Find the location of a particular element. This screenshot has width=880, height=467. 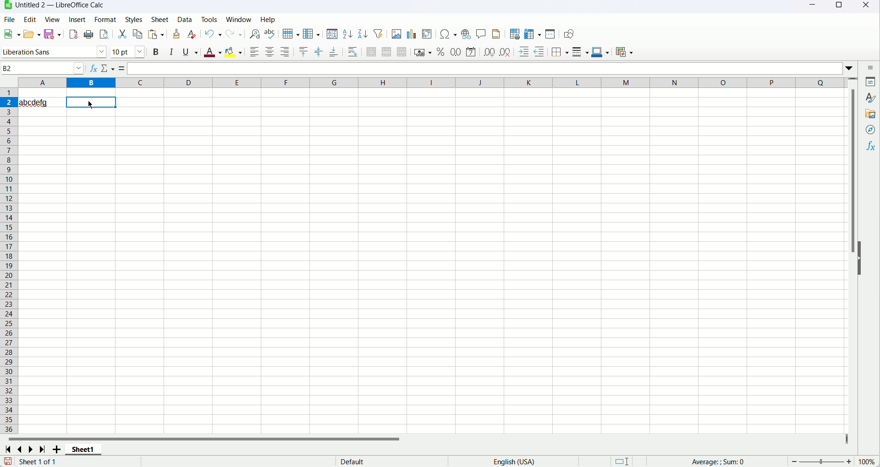

insert image is located at coordinates (396, 33).